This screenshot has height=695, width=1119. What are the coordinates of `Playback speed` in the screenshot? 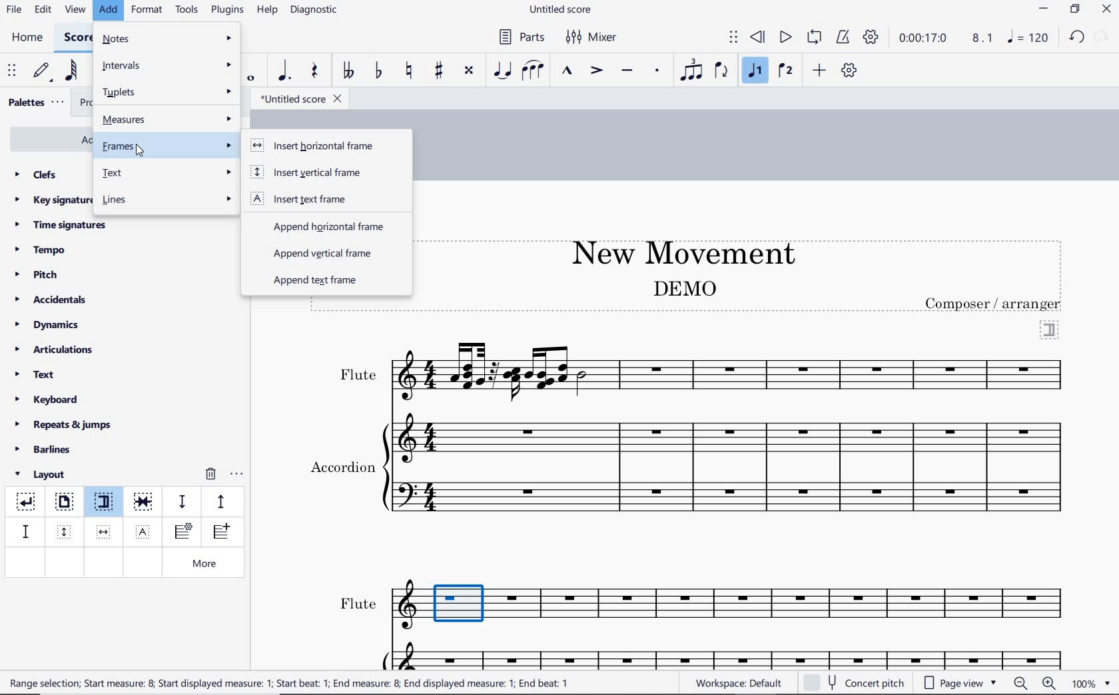 It's located at (984, 39).